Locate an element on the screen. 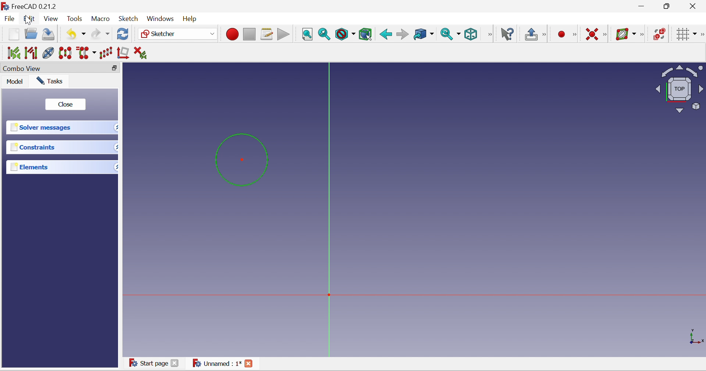  Leave sketch is located at coordinates (531, 34).